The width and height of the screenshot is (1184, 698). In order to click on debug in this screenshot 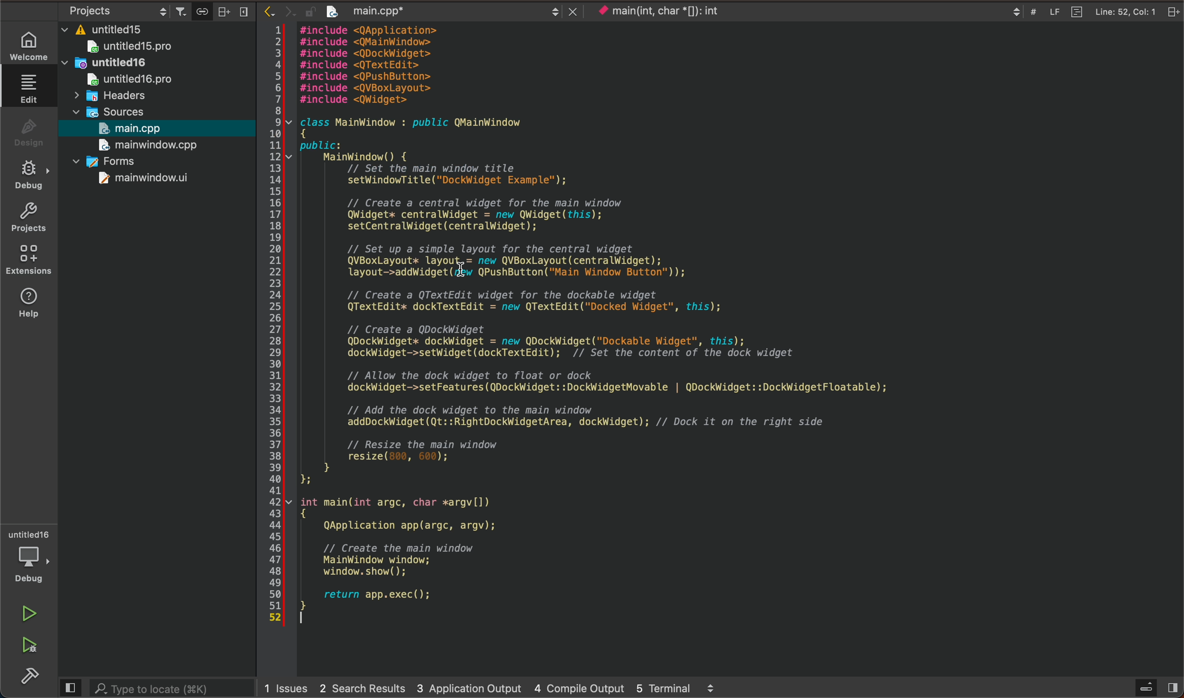, I will do `click(31, 174)`.